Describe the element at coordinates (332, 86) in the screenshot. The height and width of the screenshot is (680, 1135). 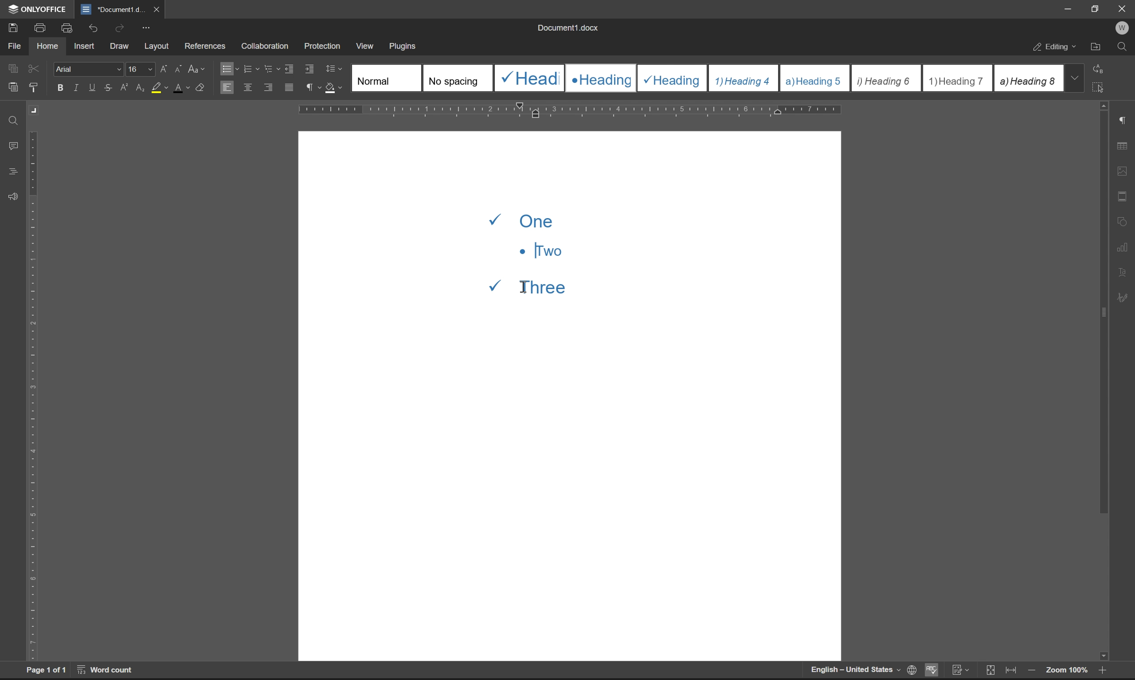
I see `shading` at that location.